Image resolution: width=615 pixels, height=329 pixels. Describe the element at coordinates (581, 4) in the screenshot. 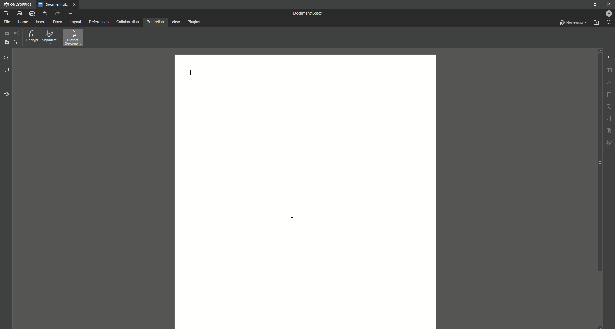

I see `Minimize` at that location.